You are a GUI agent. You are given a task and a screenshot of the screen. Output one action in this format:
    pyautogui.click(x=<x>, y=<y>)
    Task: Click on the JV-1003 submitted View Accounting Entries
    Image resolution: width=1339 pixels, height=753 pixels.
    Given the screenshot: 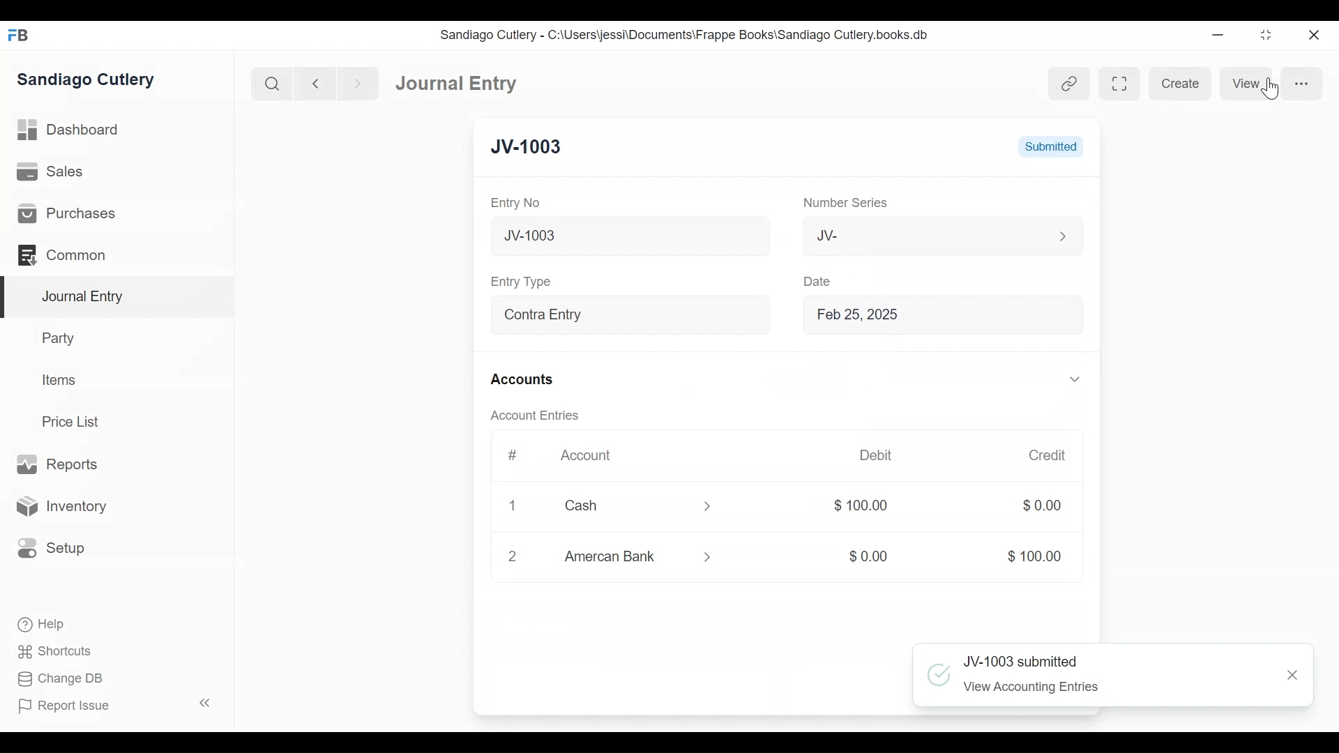 What is the action you would take?
    pyautogui.click(x=1095, y=674)
    